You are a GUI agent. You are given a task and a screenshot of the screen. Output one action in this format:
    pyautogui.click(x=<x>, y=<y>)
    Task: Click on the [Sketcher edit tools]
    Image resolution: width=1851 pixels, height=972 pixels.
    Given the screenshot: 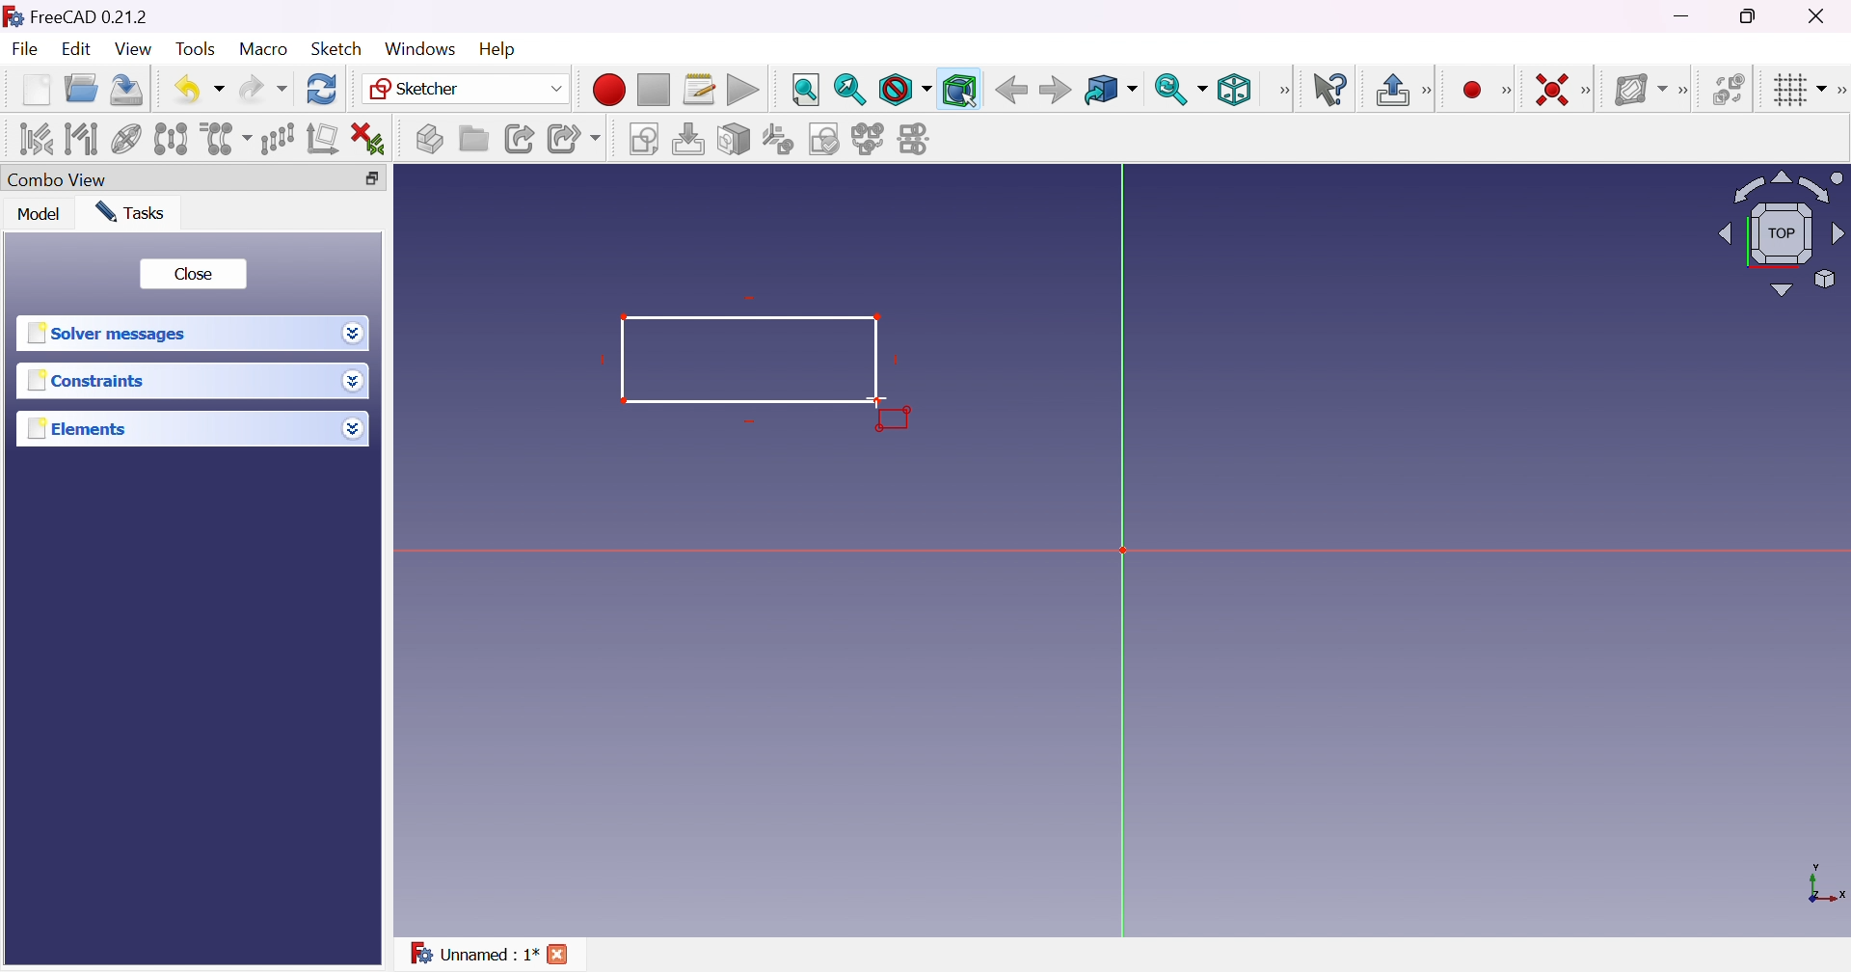 What is the action you would take?
    pyautogui.click(x=1839, y=91)
    